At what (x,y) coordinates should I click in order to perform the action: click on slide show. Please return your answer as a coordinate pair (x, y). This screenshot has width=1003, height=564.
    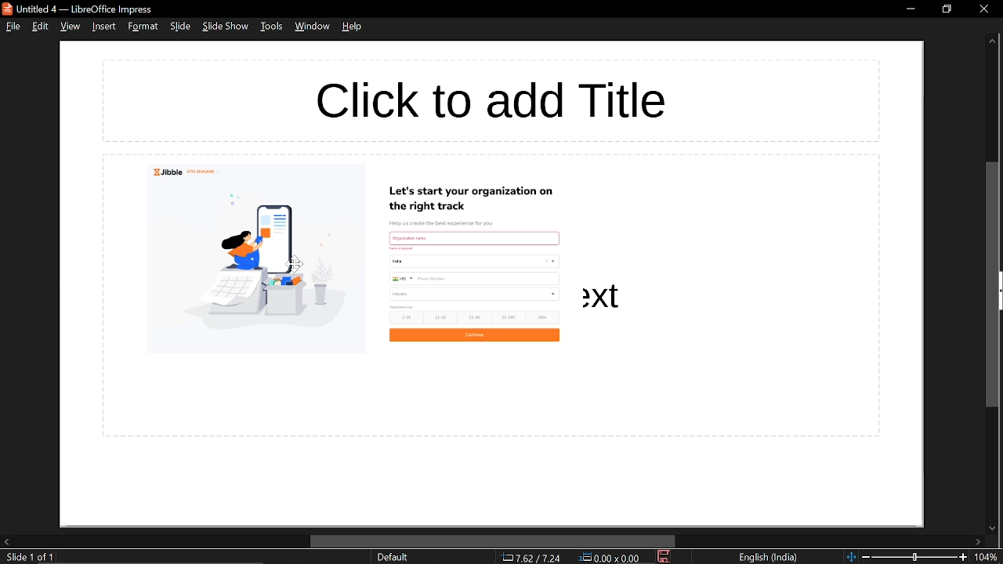
    Looking at the image, I should click on (226, 27).